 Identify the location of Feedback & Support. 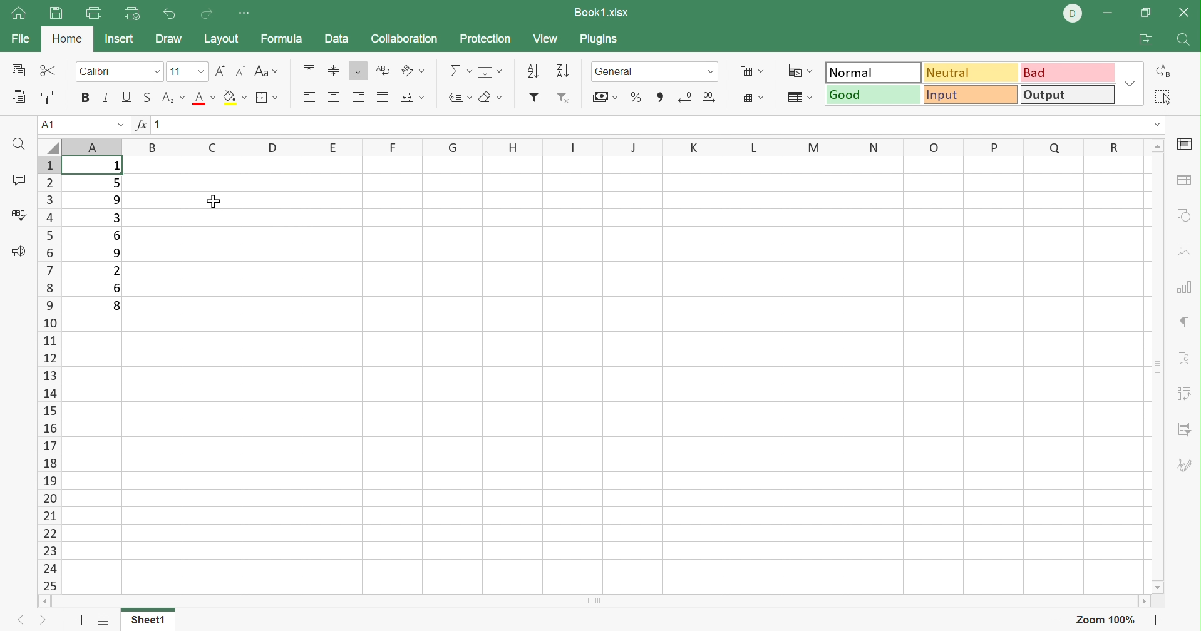
(18, 250).